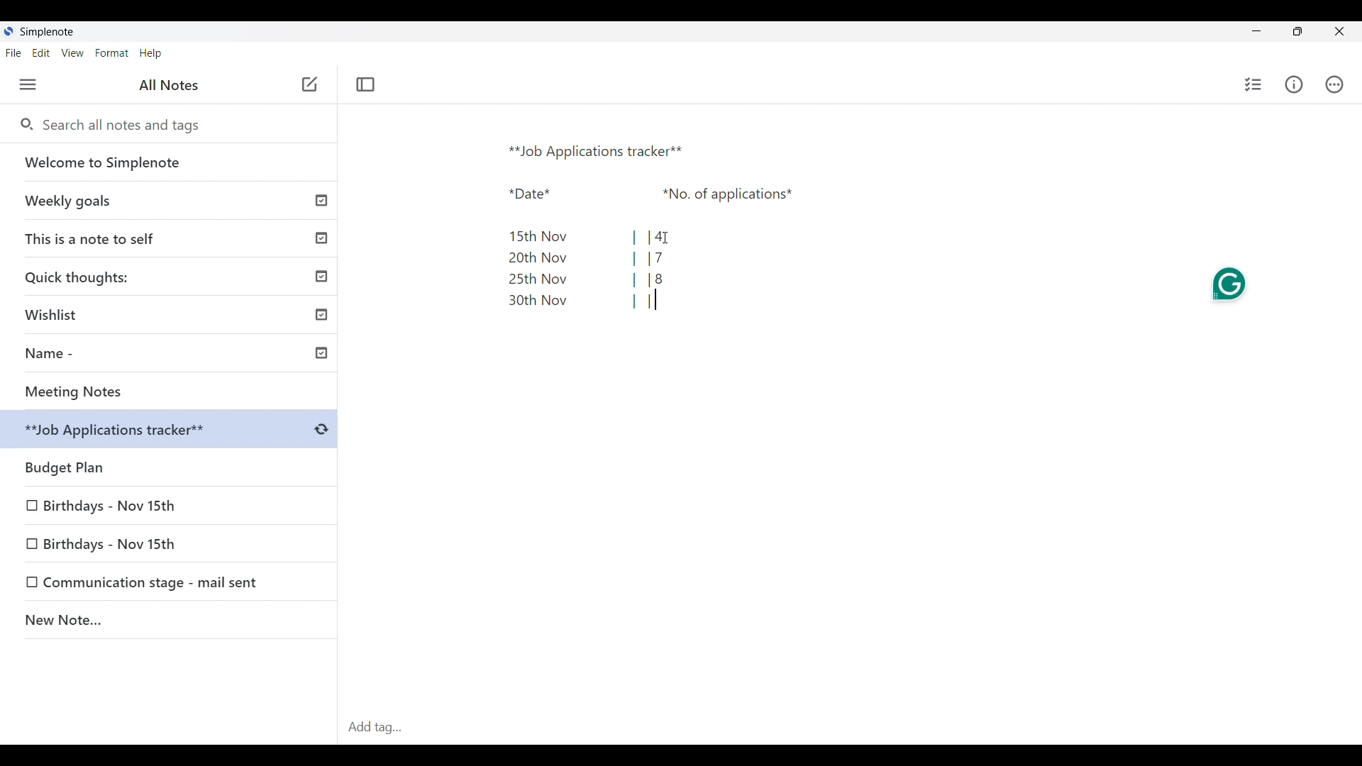 The height and width of the screenshot is (766, 1362). Describe the element at coordinates (172, 431) in the screenshot. I see `Budget Plan` at that location.